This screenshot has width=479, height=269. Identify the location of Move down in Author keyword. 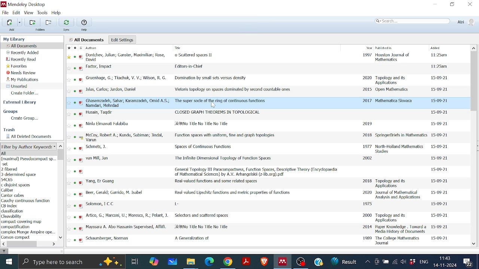
(60, 236).